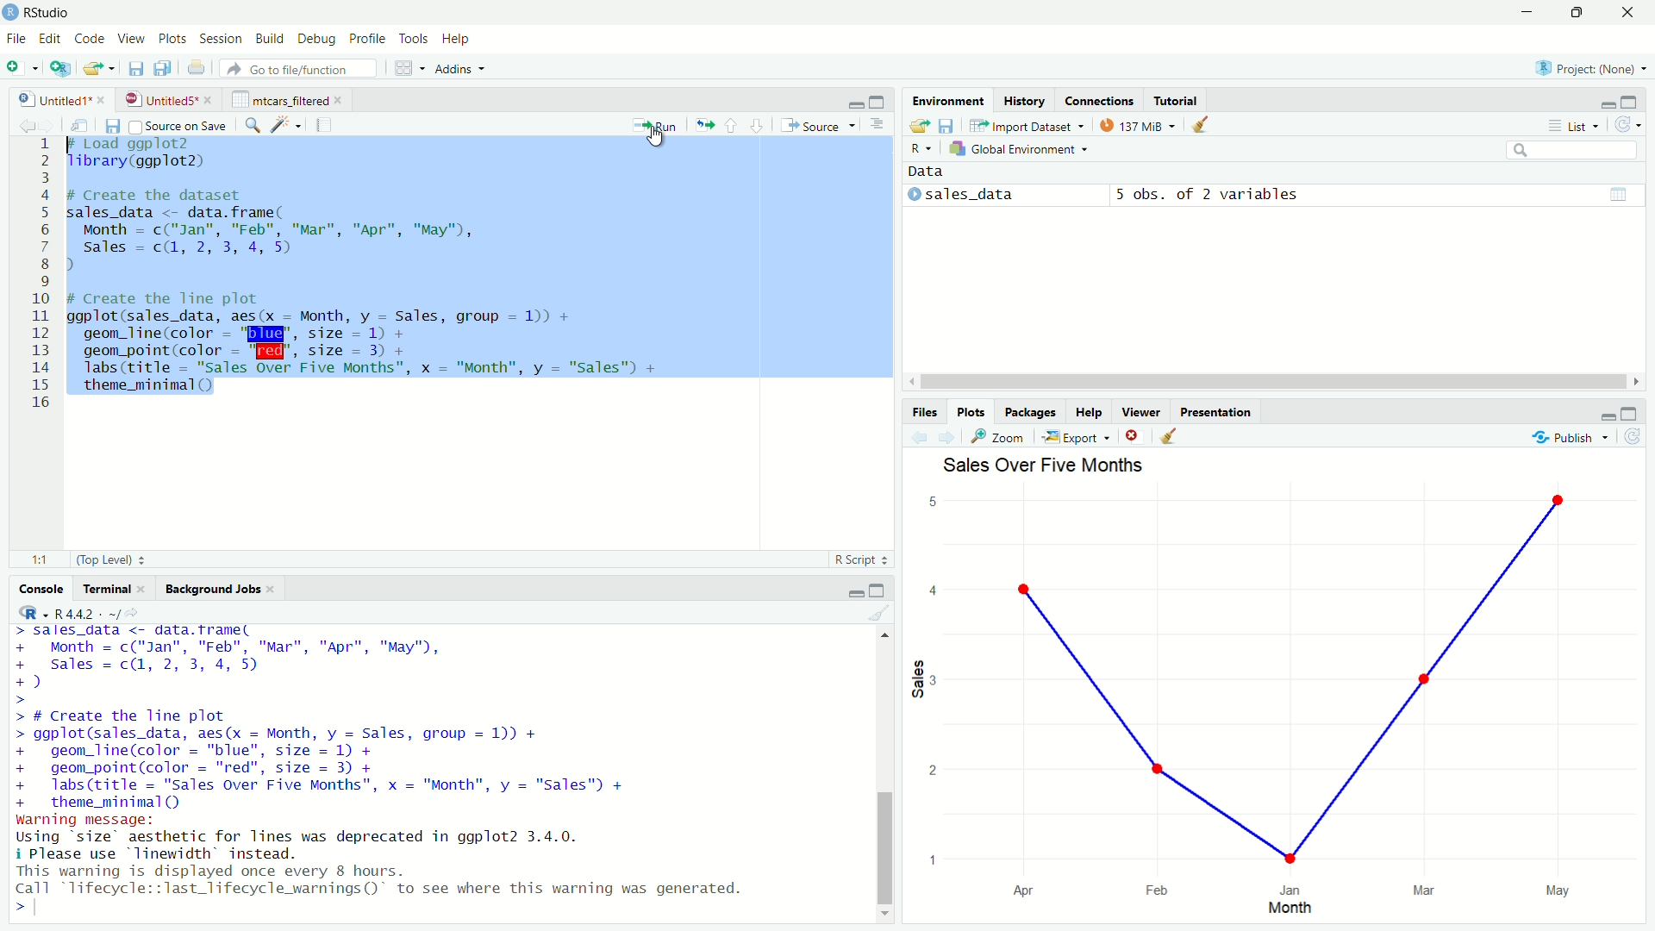  What do you see at coordinates (1027, 126) in the screenshot?
I see `import dataset` at bounding box center [1027, 126].